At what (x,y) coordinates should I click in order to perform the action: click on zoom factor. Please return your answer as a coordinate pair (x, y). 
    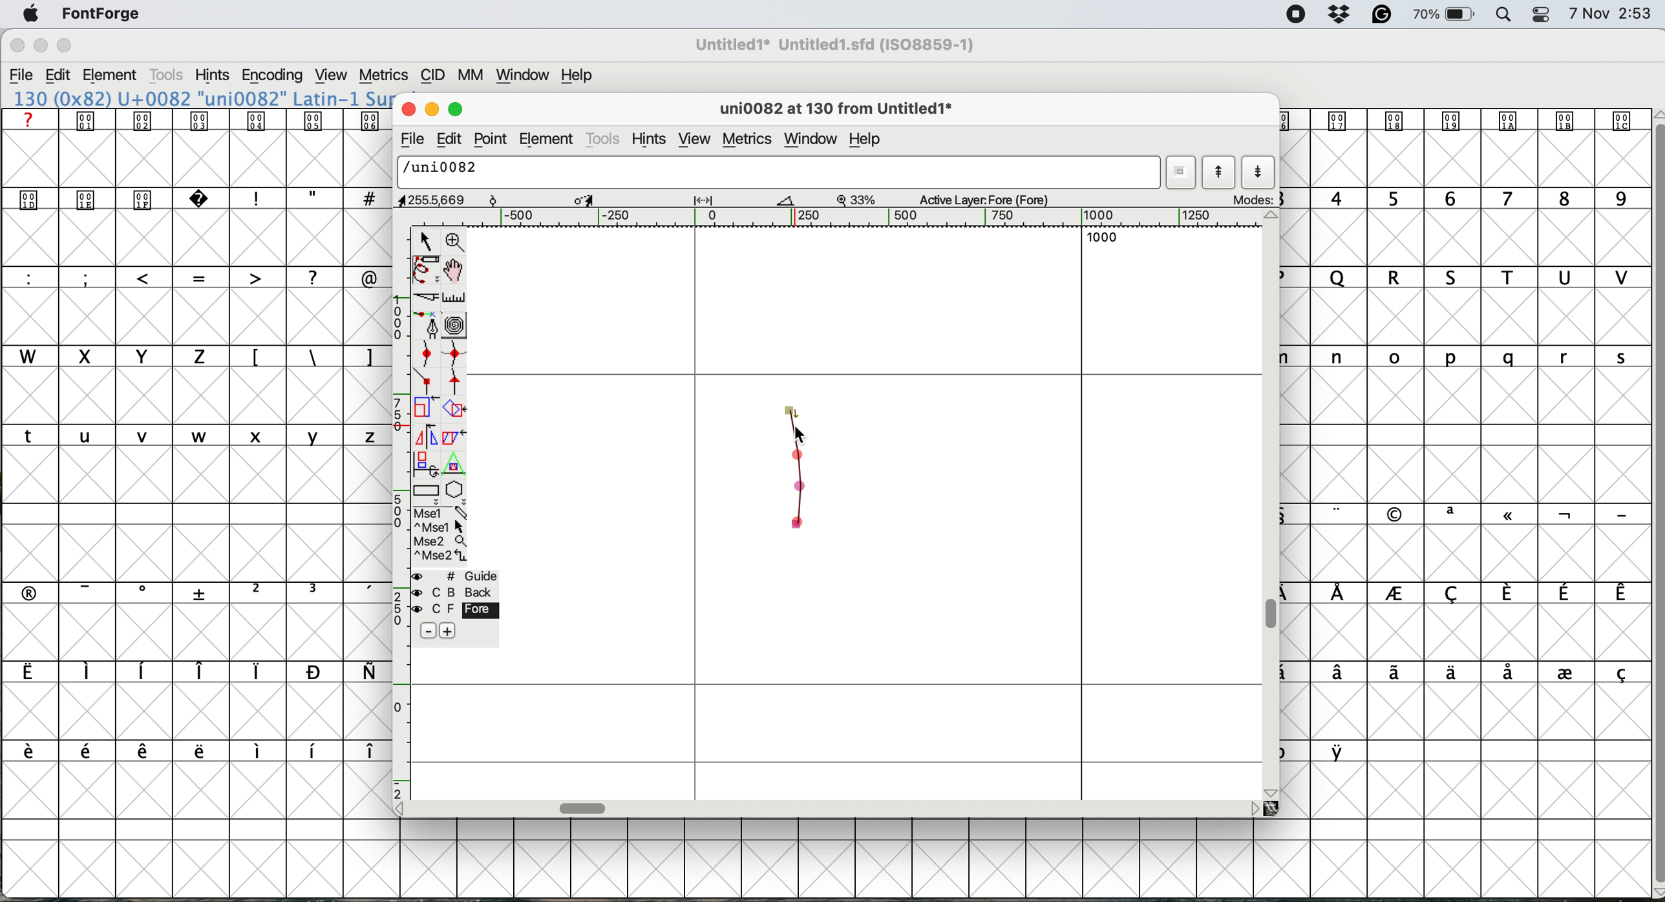
    Looking at the image, I should click on (858, 199).